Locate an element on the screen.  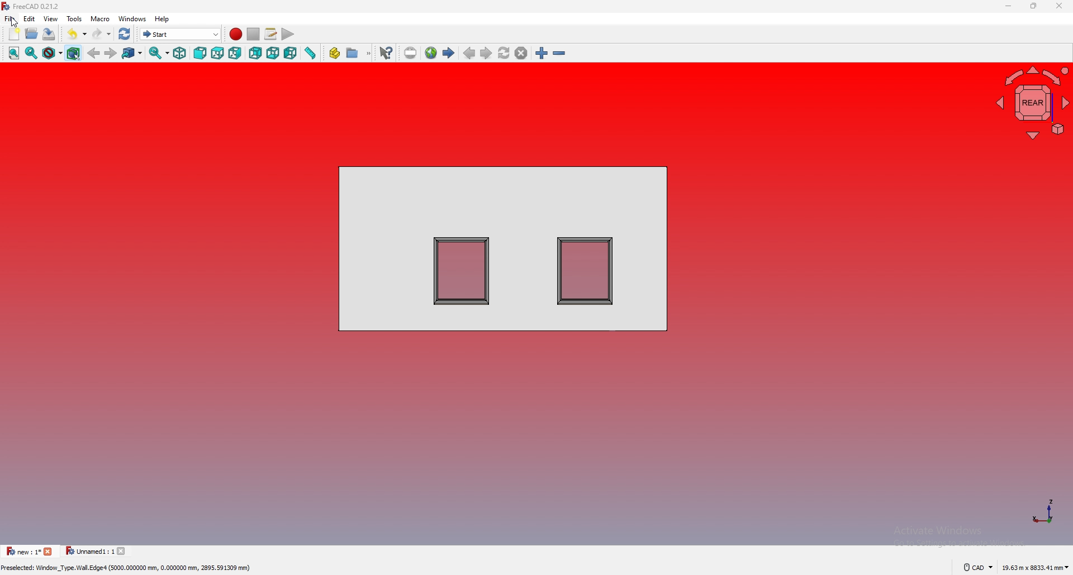
measure distance is located at coordinates (310, 52).